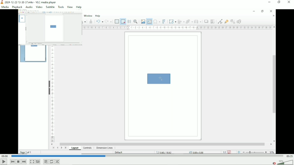 The height and width of the screenshot is (165, 294). What do you see at coordinates (5, 7) in the screenshot?
I see `Media` at bounding box center [5, 7].